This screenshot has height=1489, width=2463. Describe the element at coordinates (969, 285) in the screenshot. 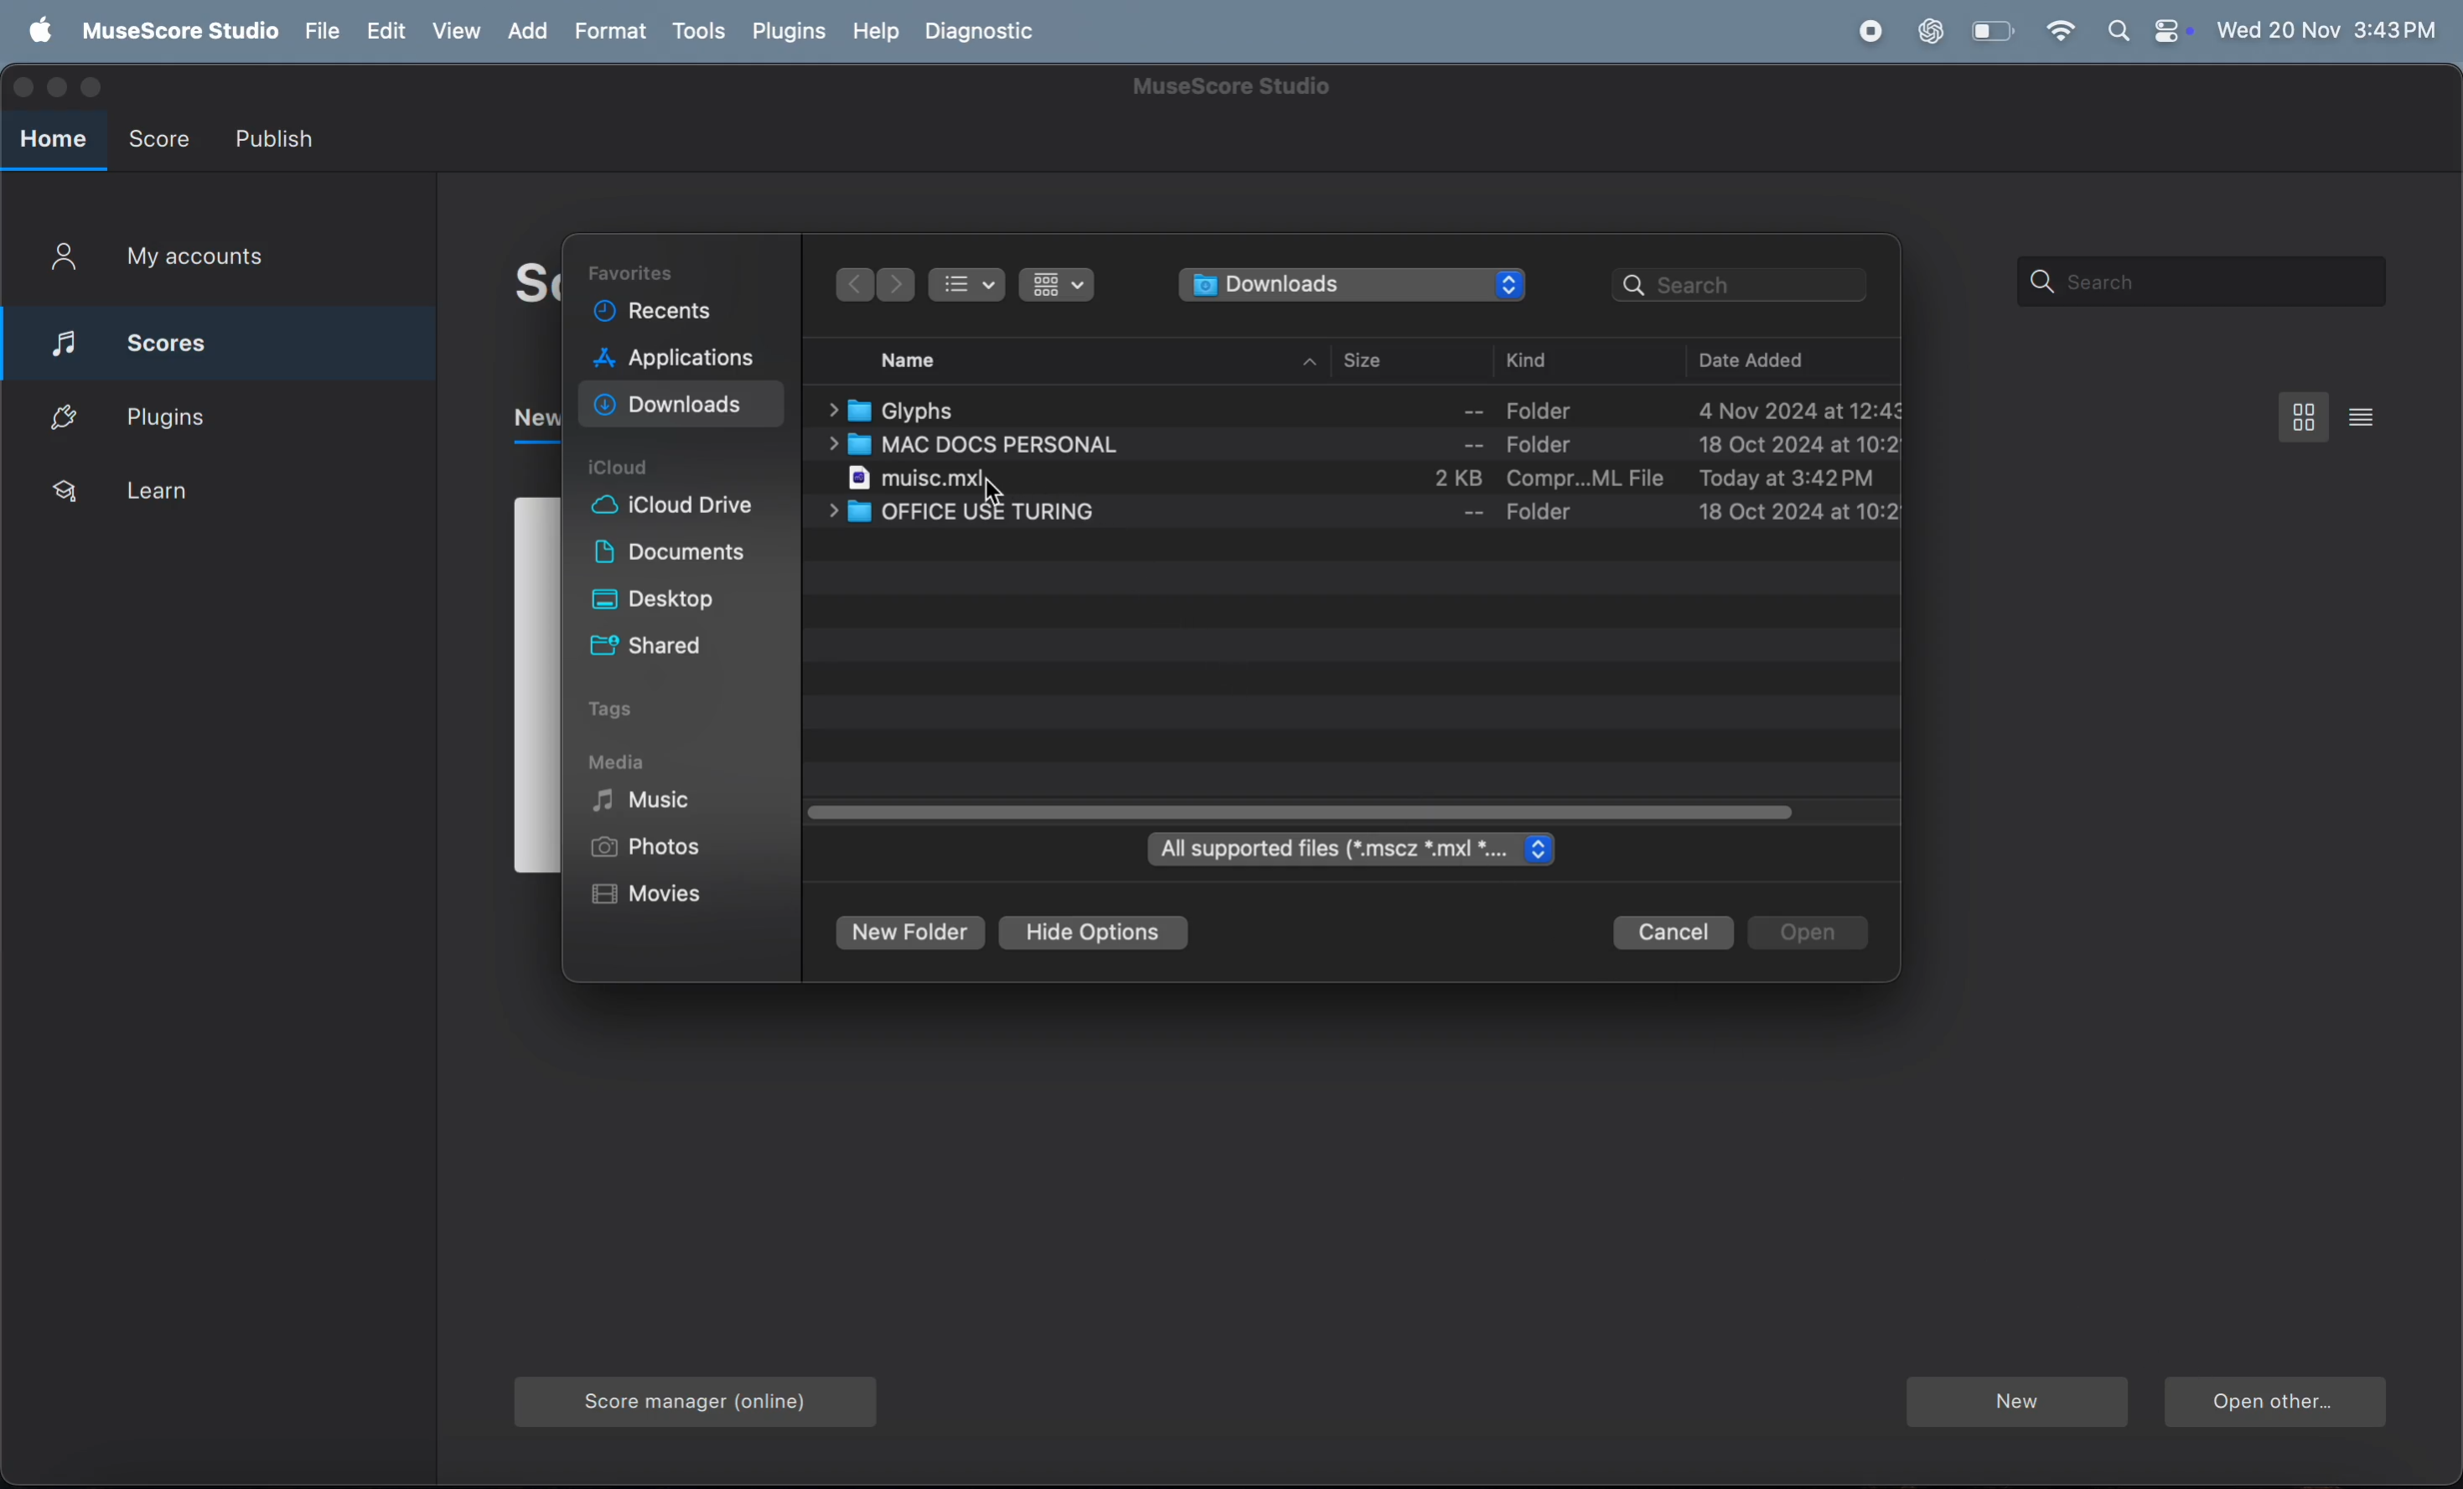

I see `show item as list` at that location.